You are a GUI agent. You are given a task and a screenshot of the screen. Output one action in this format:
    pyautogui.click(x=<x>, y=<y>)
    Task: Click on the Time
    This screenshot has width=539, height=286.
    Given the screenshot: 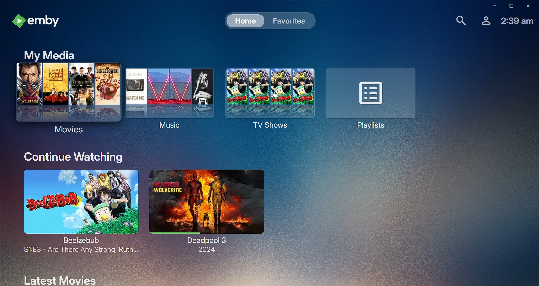 What is the action you would take?
    pyautogui.click(x=518, y=22)
    